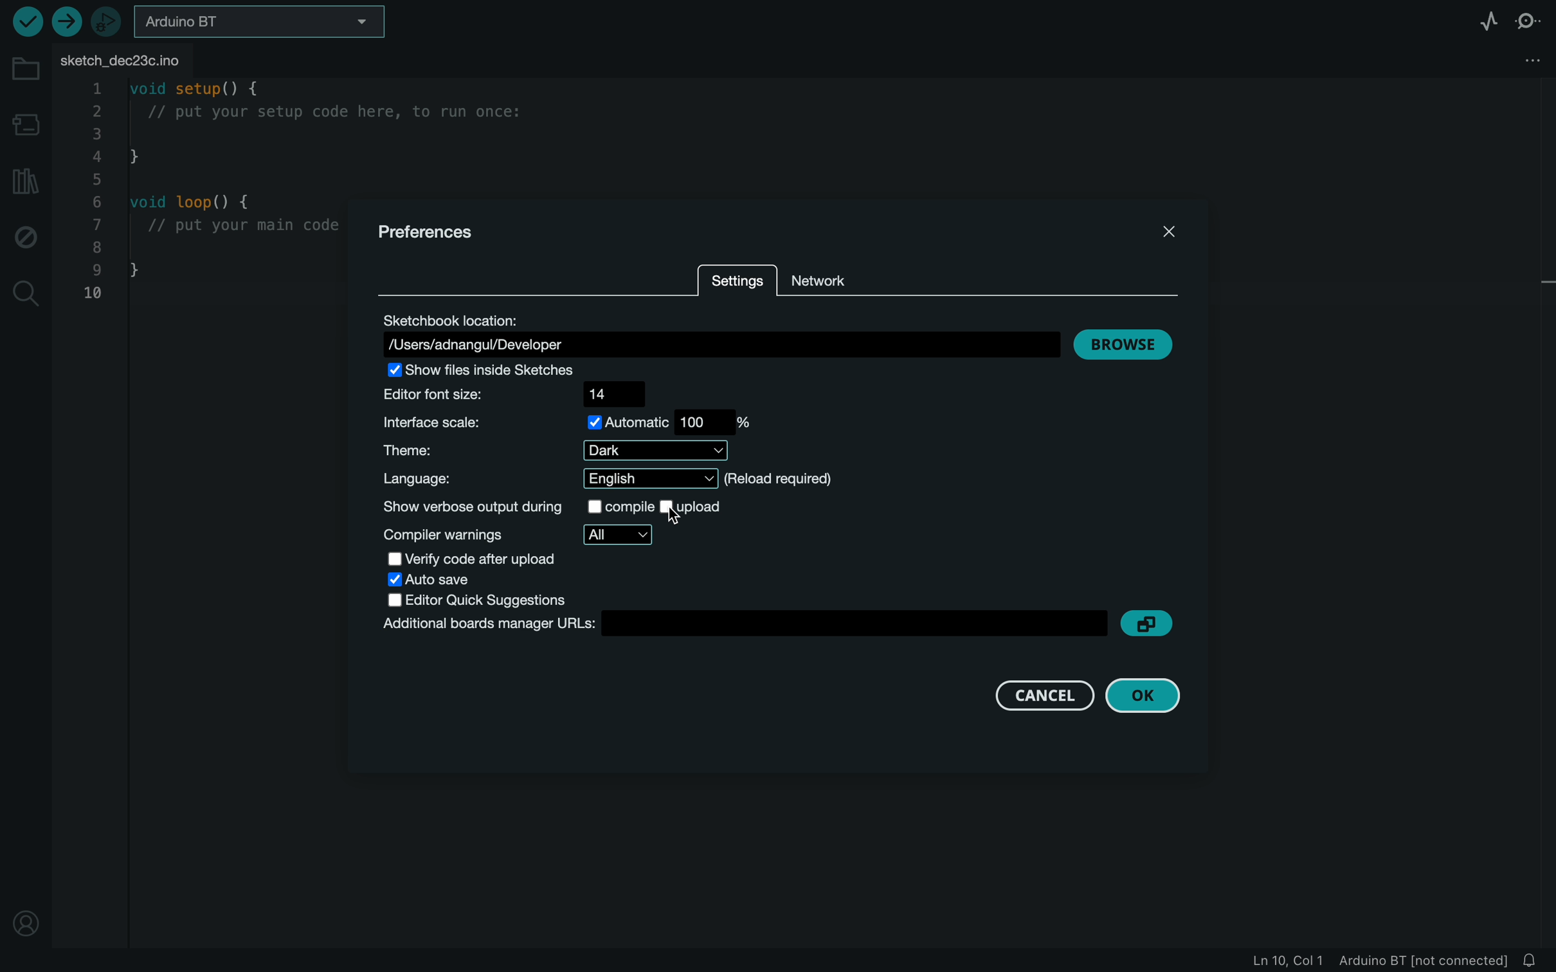 The height and width of the screenshot is (972, 1556). What do you see at coordinates (734, 624) in the screenshot?
I see `board manager` at bounding box center [734, 624].